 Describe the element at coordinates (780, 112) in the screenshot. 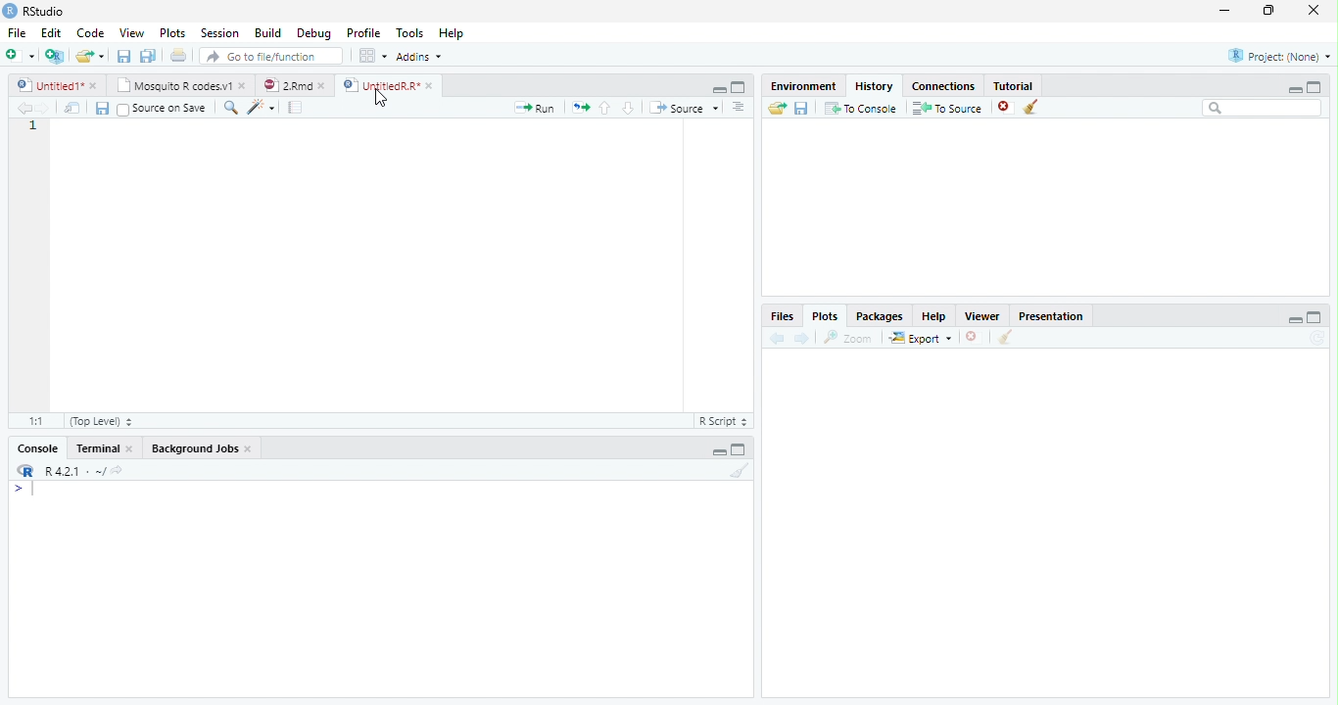

I see `Load Workspace` at that location.